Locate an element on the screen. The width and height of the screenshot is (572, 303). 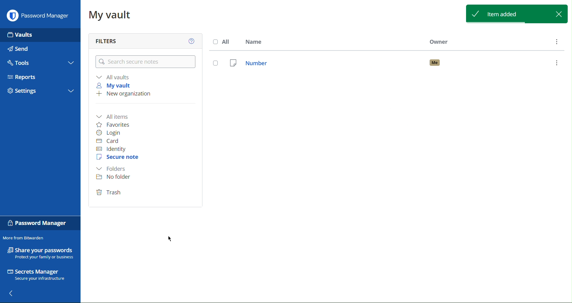
No folder is located at coordinates (113, 178).